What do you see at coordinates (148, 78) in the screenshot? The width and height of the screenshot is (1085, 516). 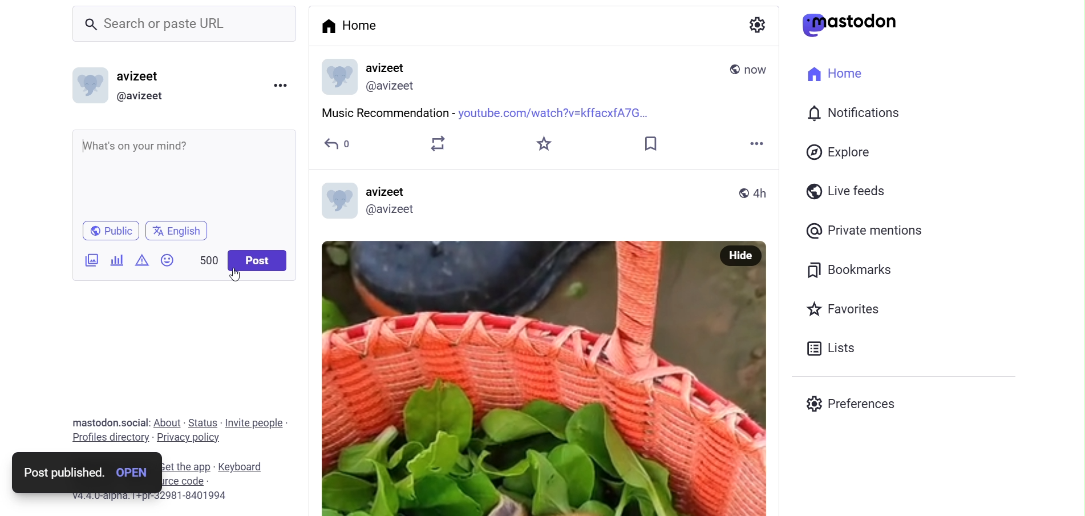 I see `avizeet` at bounding box center [148, 78].